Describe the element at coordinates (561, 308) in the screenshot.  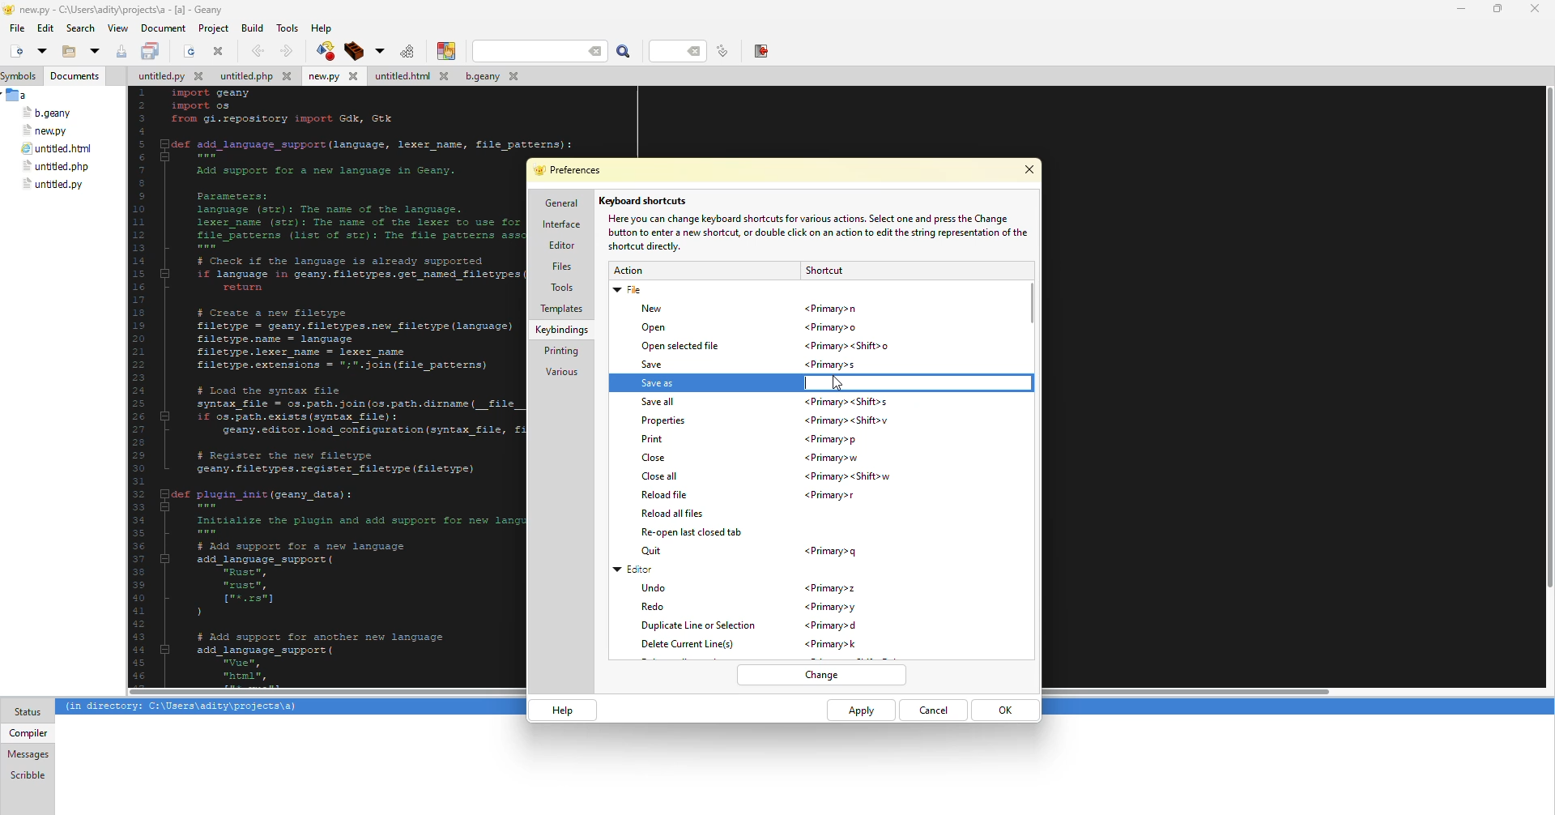
I see `templates` at that location.